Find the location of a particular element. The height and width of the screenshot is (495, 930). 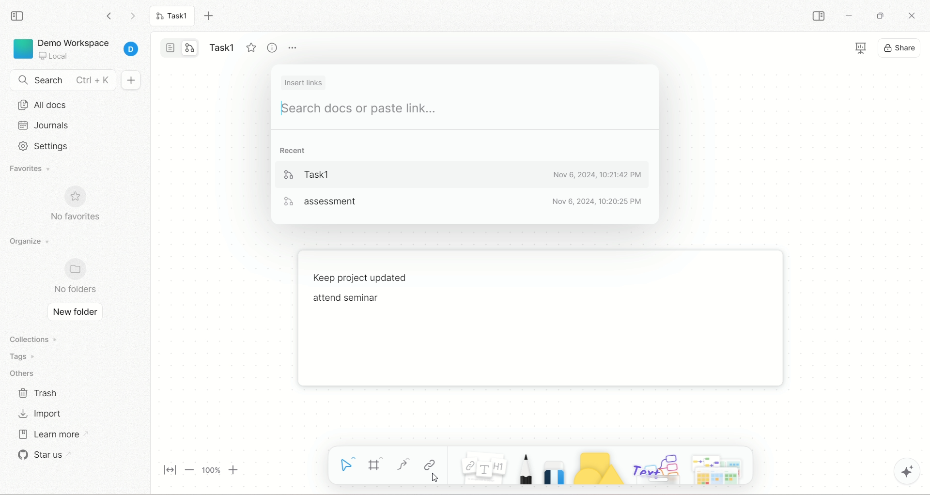

project - Demo Workspace is located at coordinates (77, 47).